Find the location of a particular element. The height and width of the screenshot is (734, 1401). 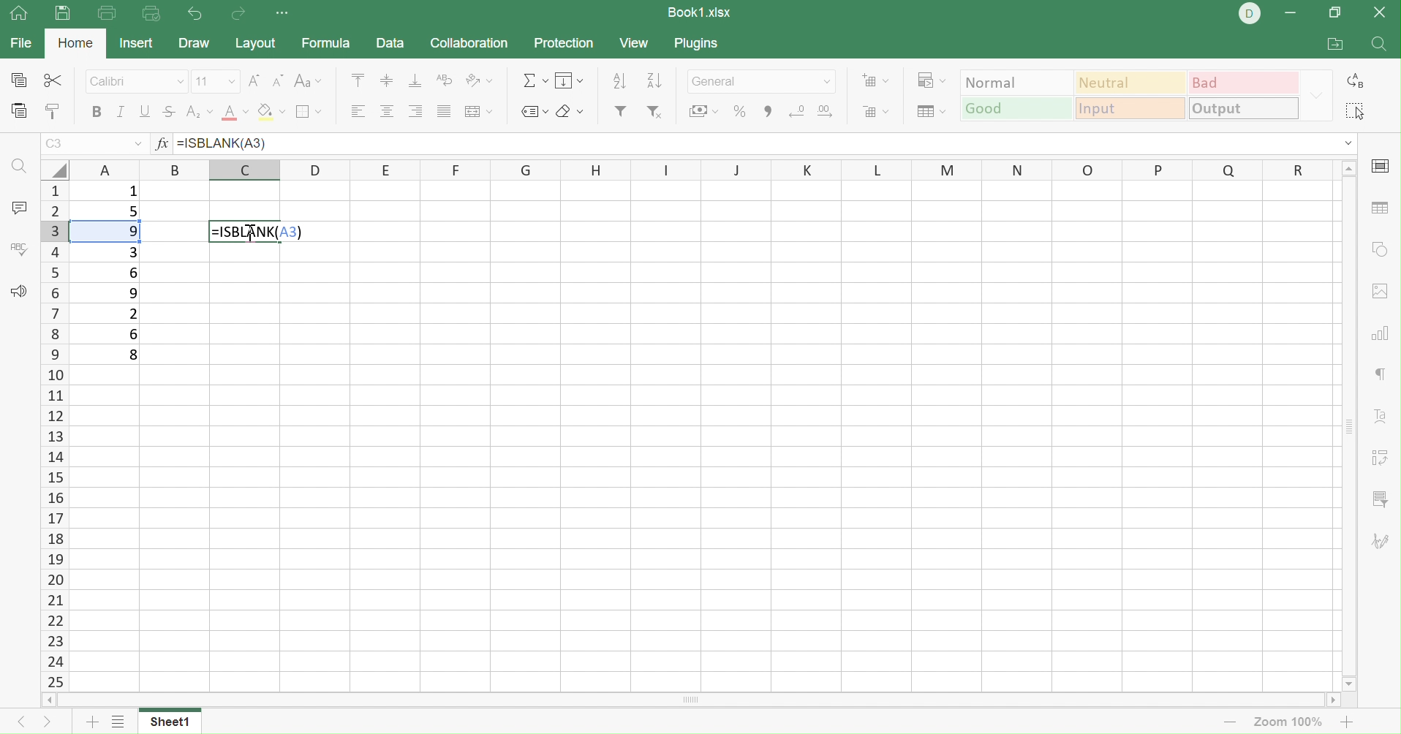

1 is located at coordinates (133, 194).